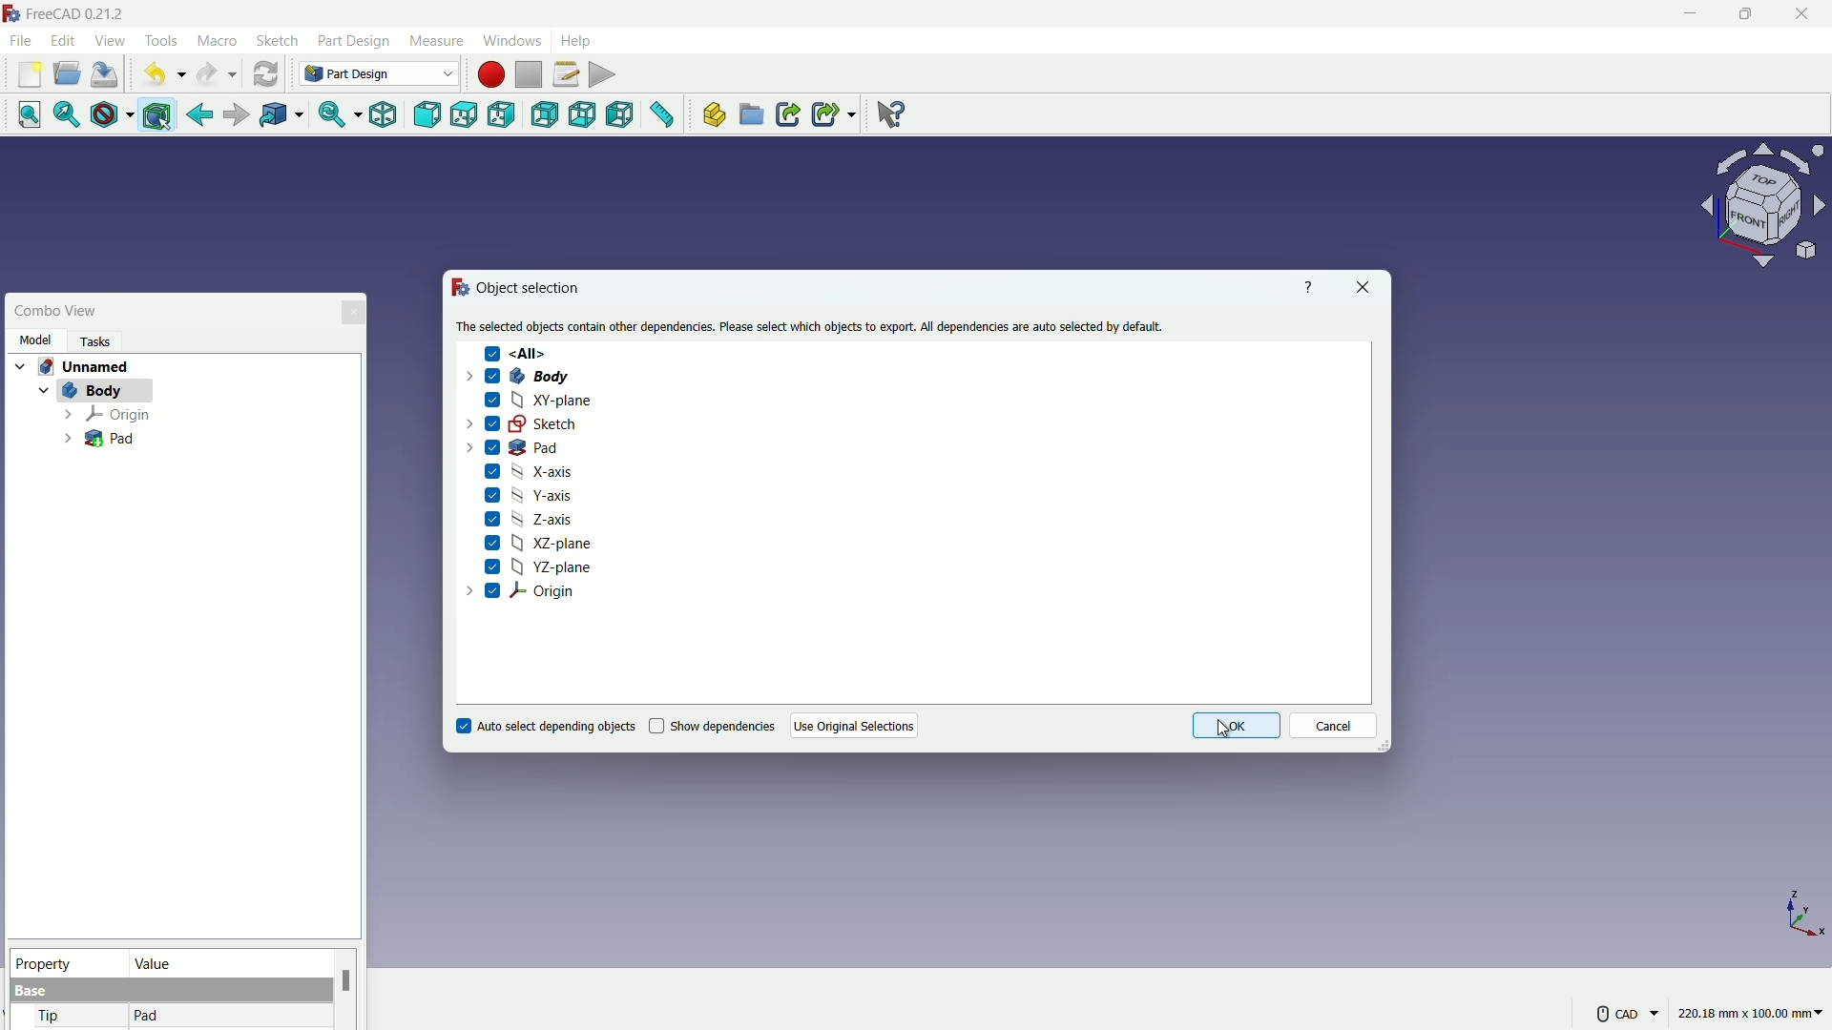 This screenshot has height=1030, width=1832. Describe the element at coordinates (526, 376) in the screenshot. I see `Body` at that location.